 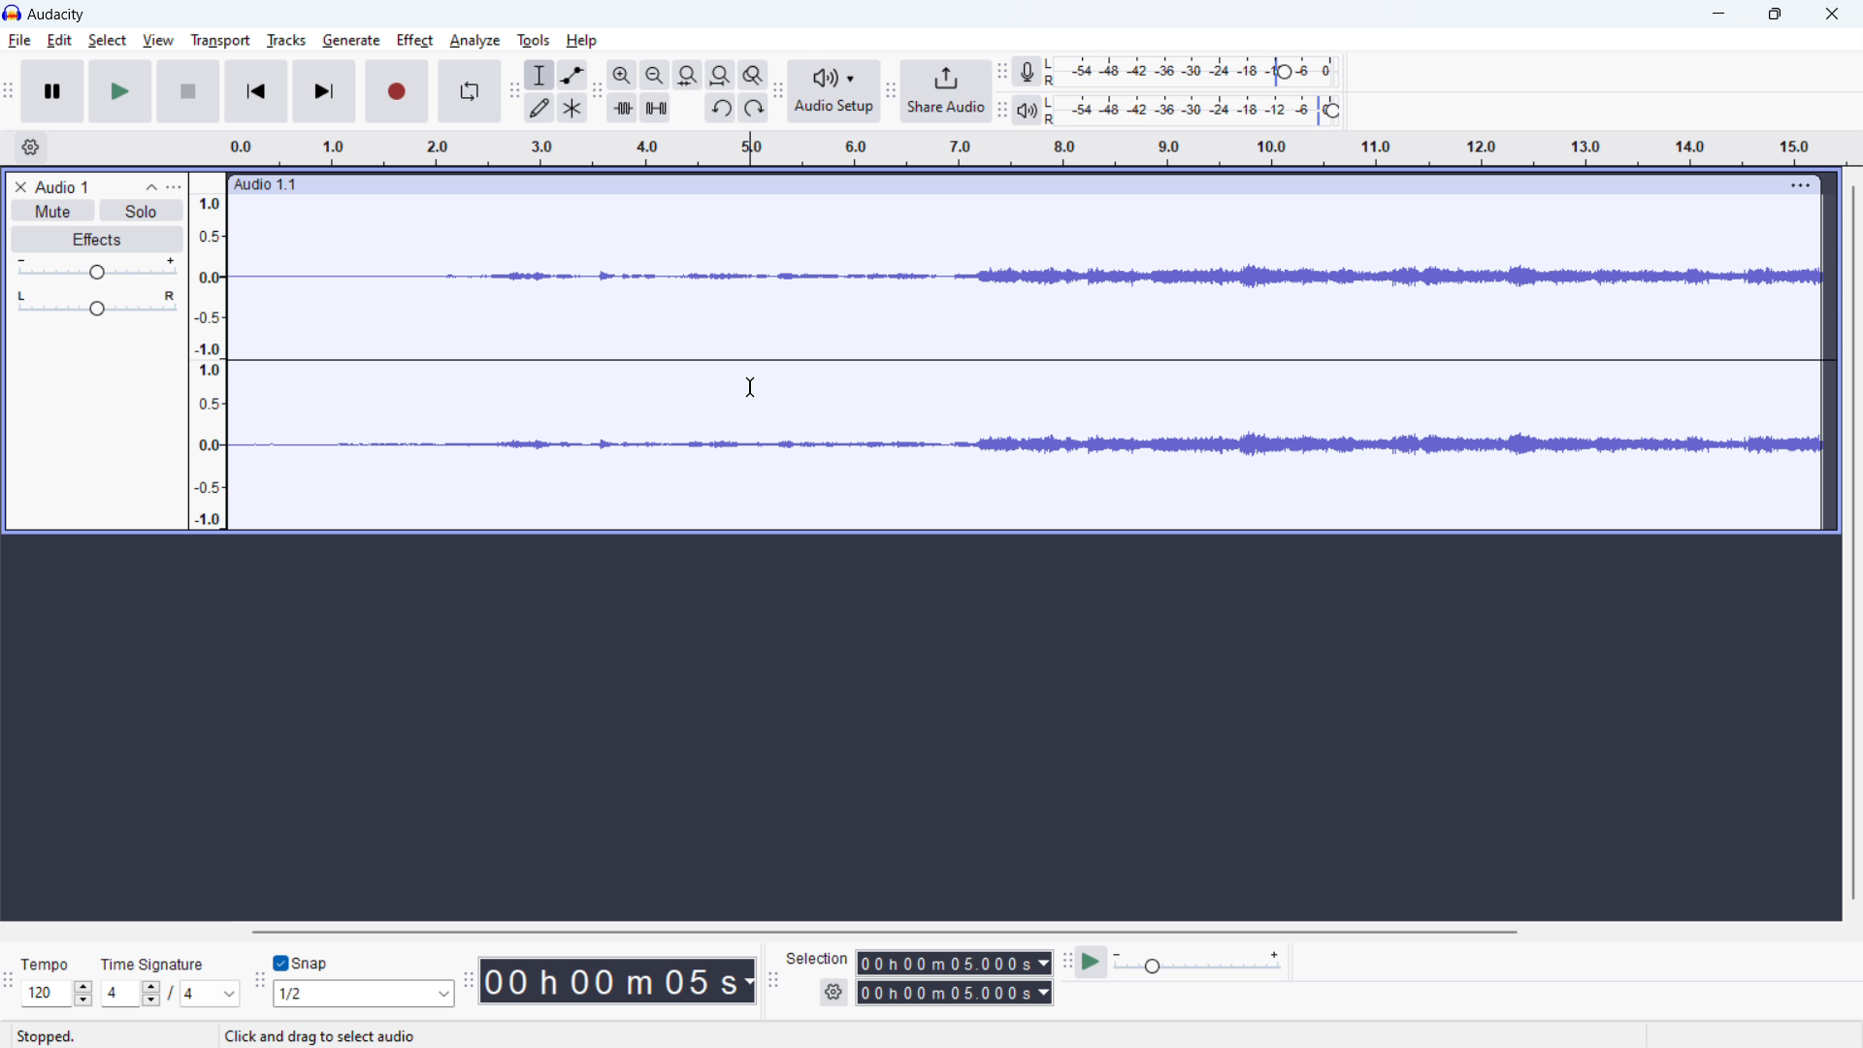 I want to click on file, so click(x=18, y=42).